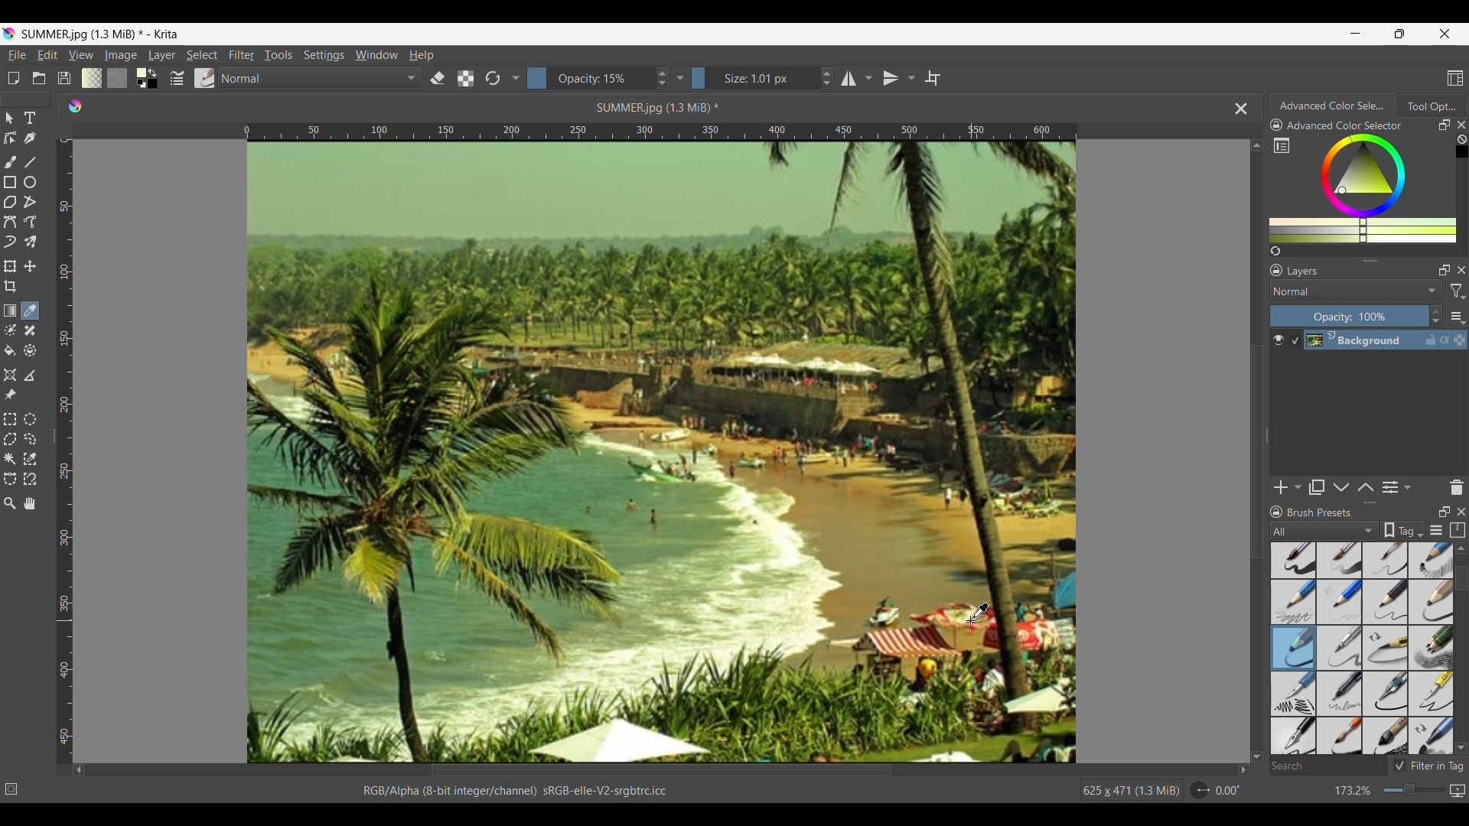 This screenshot has height=826, width=1469. I want to click on Make layer visible, so click(1278, 340).